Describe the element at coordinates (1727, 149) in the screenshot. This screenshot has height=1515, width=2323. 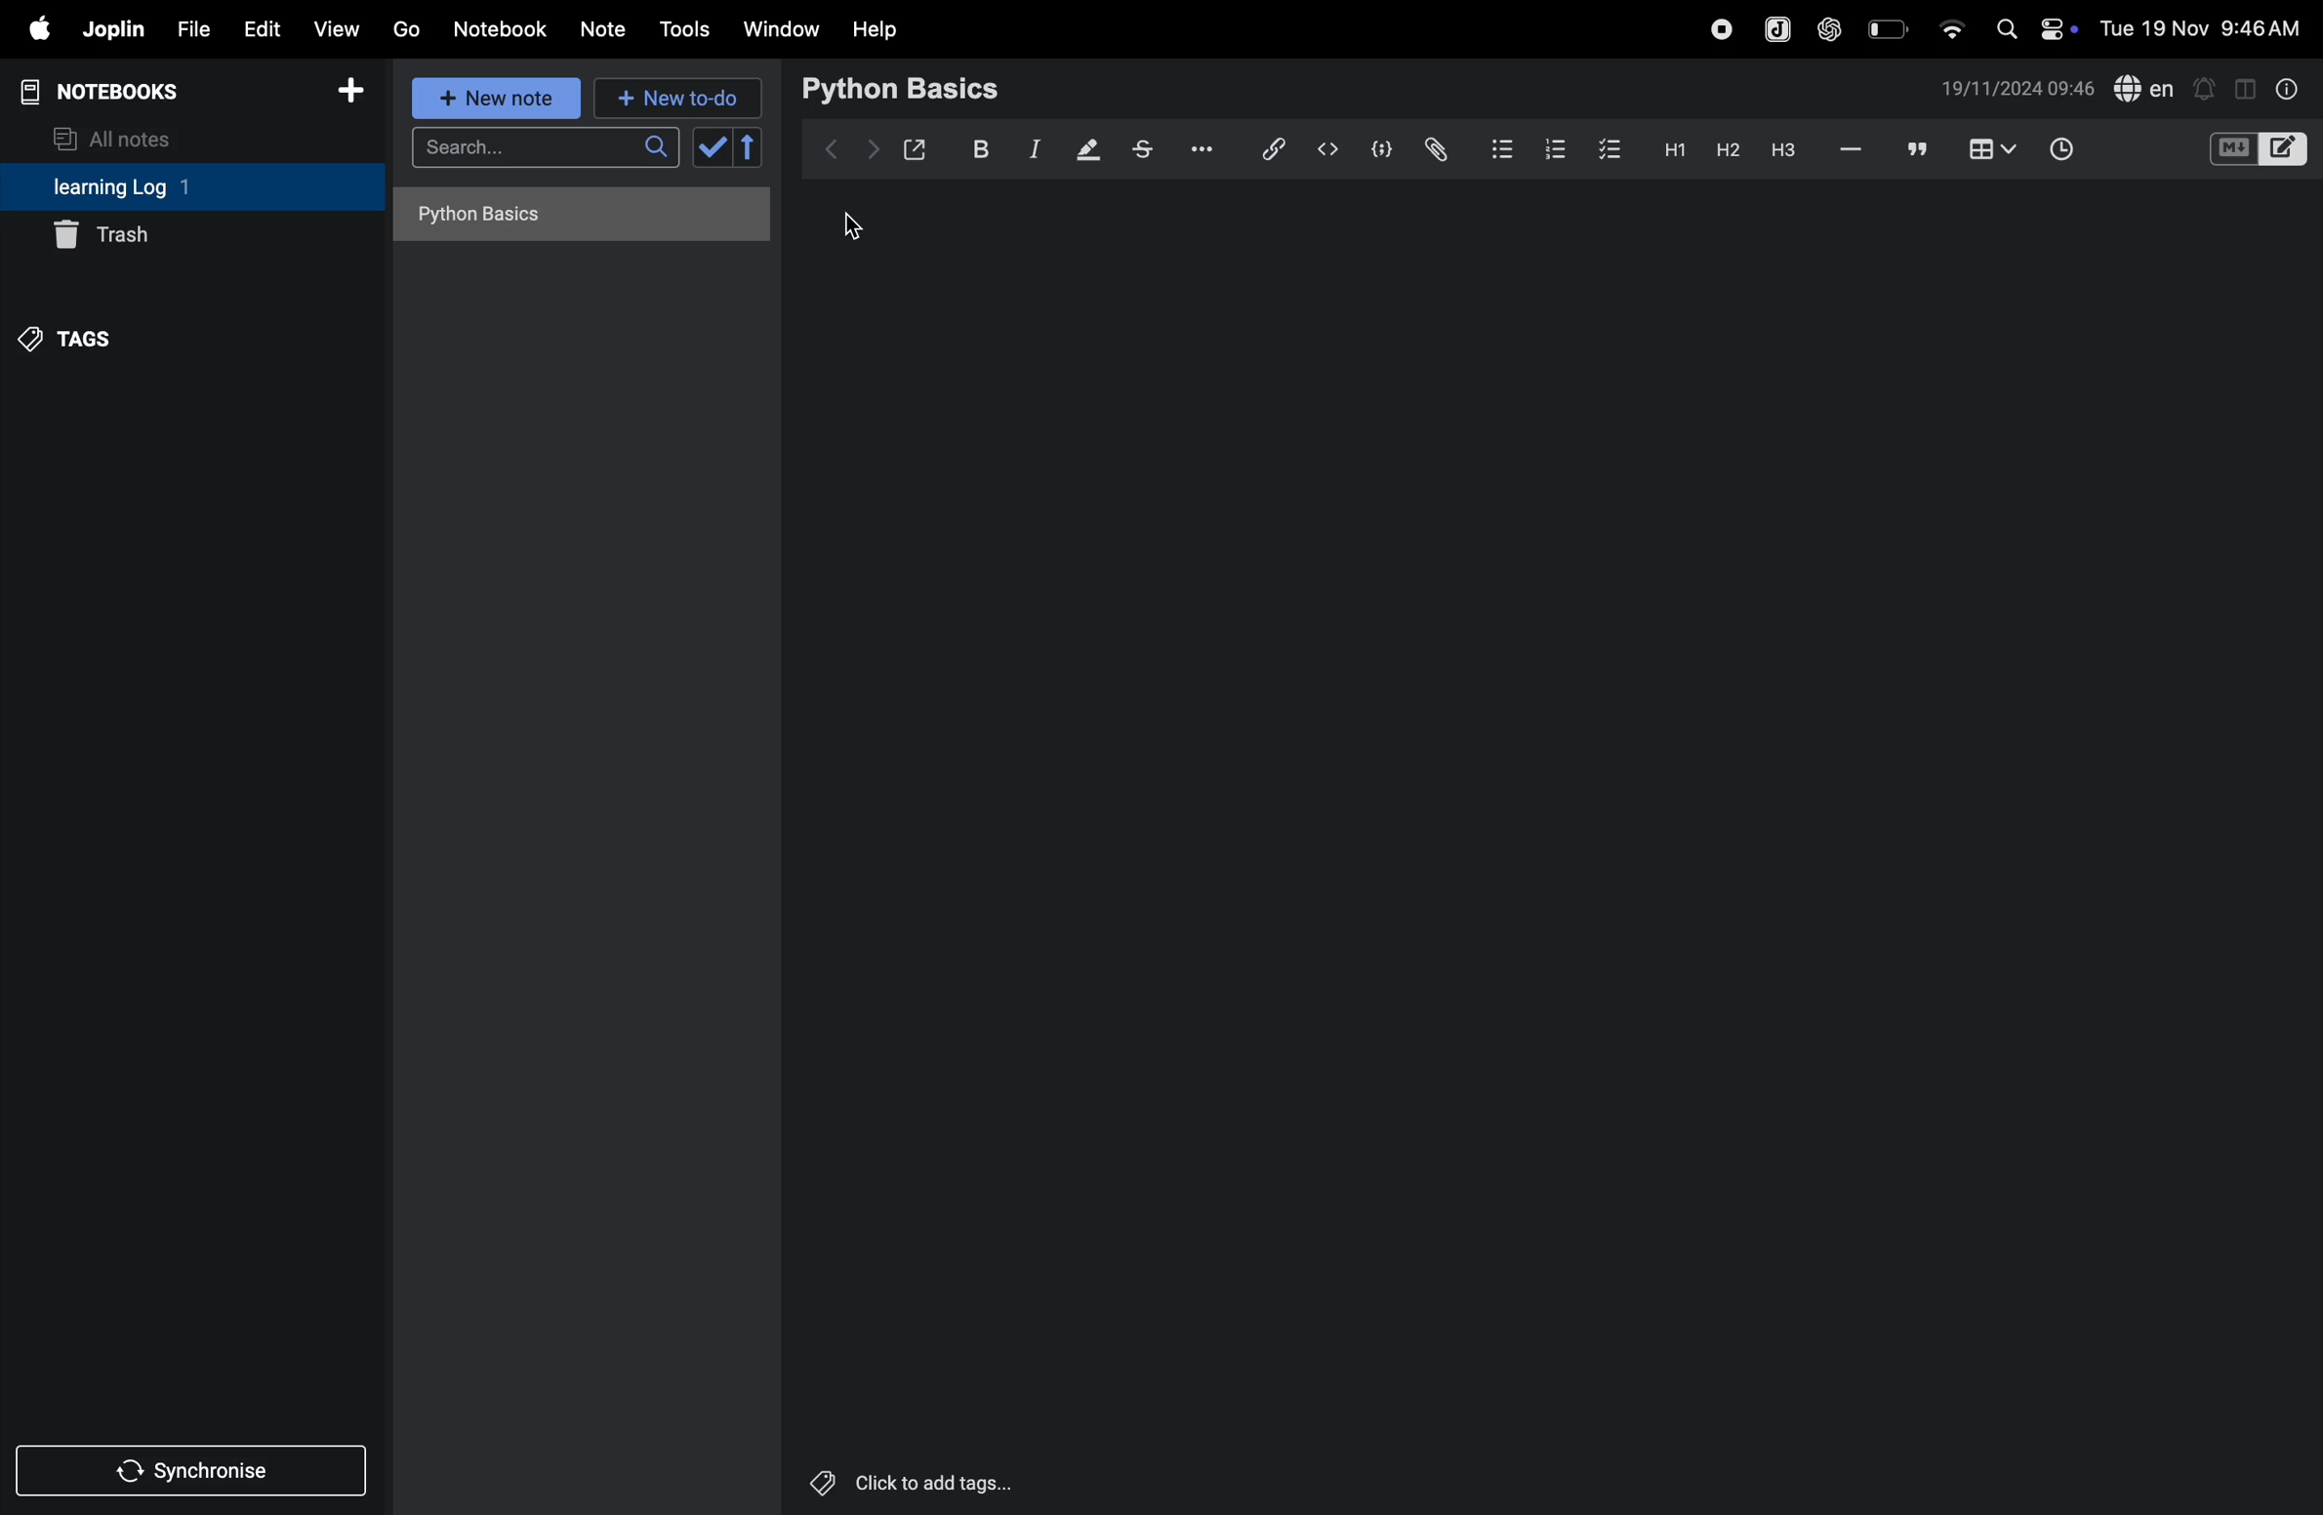
I see `heading 2` at that location.